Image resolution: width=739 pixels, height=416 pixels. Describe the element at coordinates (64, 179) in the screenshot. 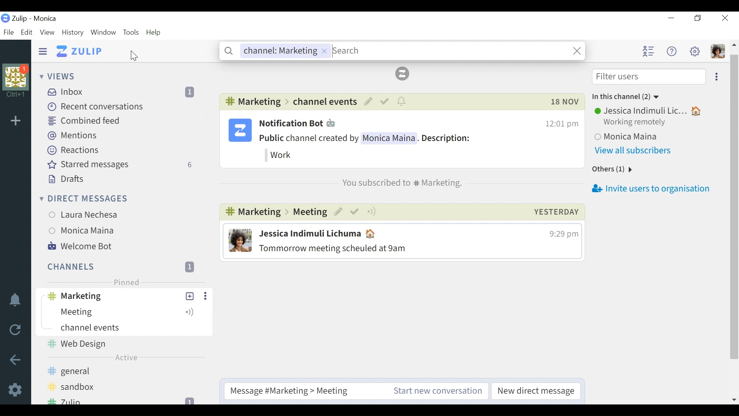

I see `Drafts` at that location.